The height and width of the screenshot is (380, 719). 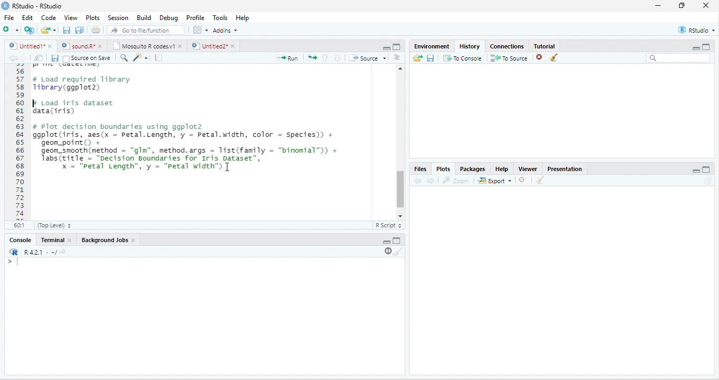 What do you see at coordinates (697, 30) in the screenshot?
I see `RStudio` at bounding box center [697, 30].